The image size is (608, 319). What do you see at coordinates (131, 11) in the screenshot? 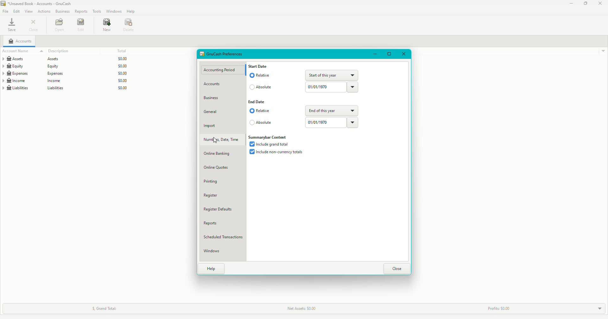
I see `Help` at bounding box center [131, 11].